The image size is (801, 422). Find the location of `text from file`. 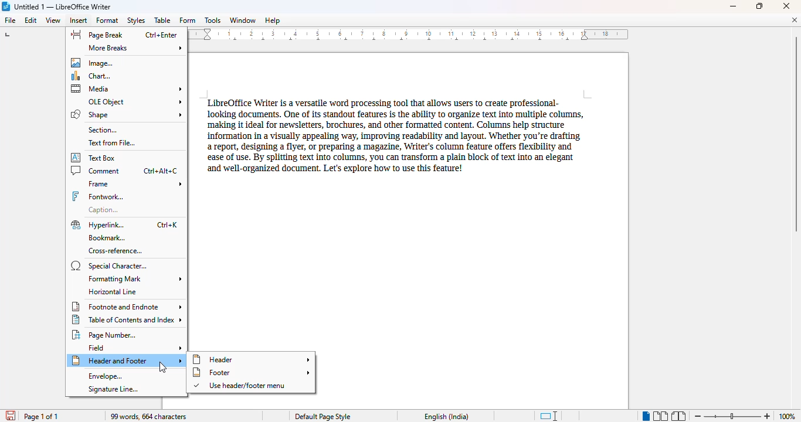

text from file is located at coordinates (111, 143).